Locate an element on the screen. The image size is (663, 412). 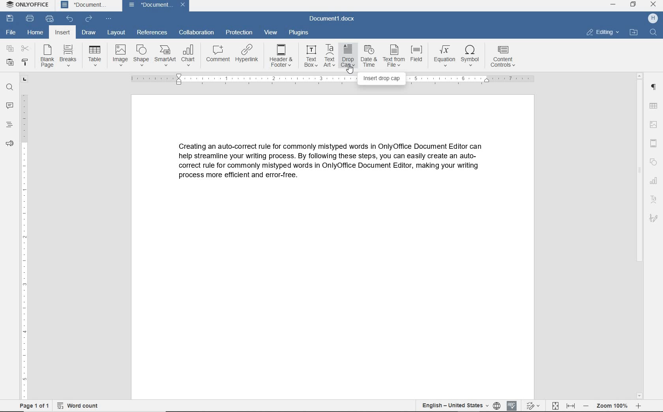
restore down is located at coordinates (633, 5).